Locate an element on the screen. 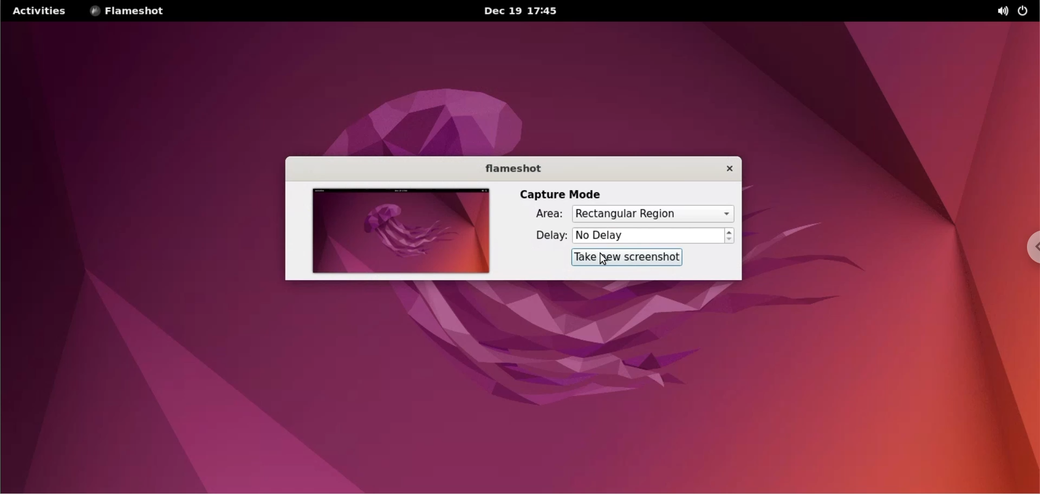 The image size is (1040, 494). delay label is located at coordinates (548, 236).